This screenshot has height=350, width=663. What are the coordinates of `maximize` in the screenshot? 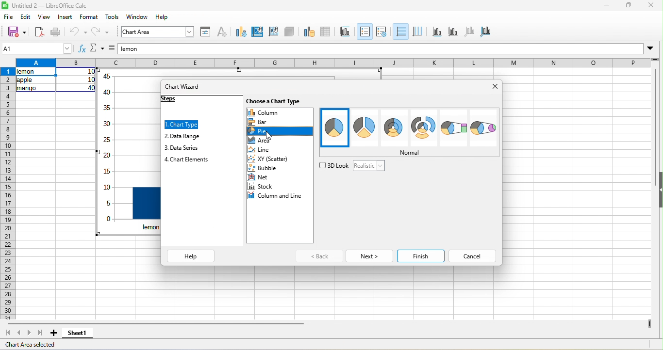 It's located at (627, 6).